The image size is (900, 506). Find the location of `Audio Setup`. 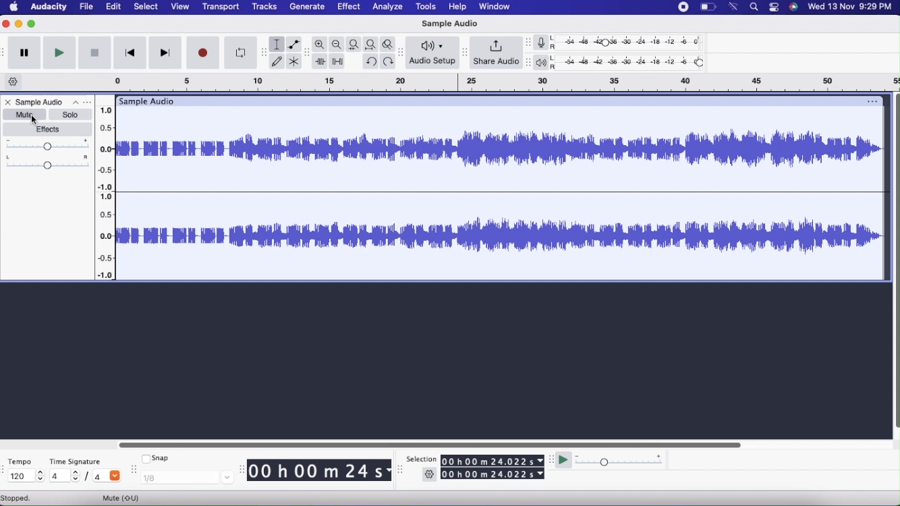

Audio Setup is located at coordinates (430, 53).